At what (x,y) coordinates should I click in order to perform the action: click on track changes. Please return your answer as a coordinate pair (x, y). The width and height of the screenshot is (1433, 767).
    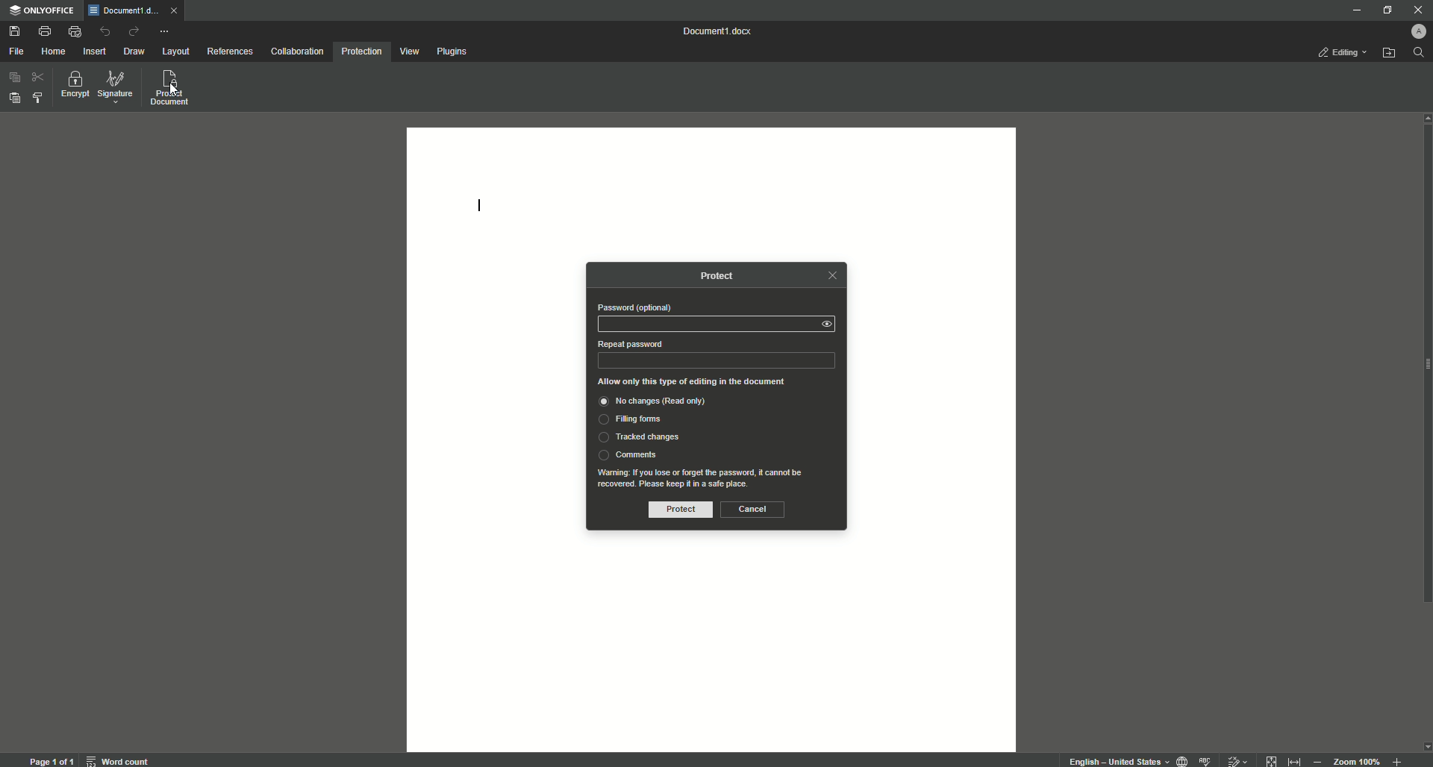
    Looking at the image, I should click on (1235, 759).